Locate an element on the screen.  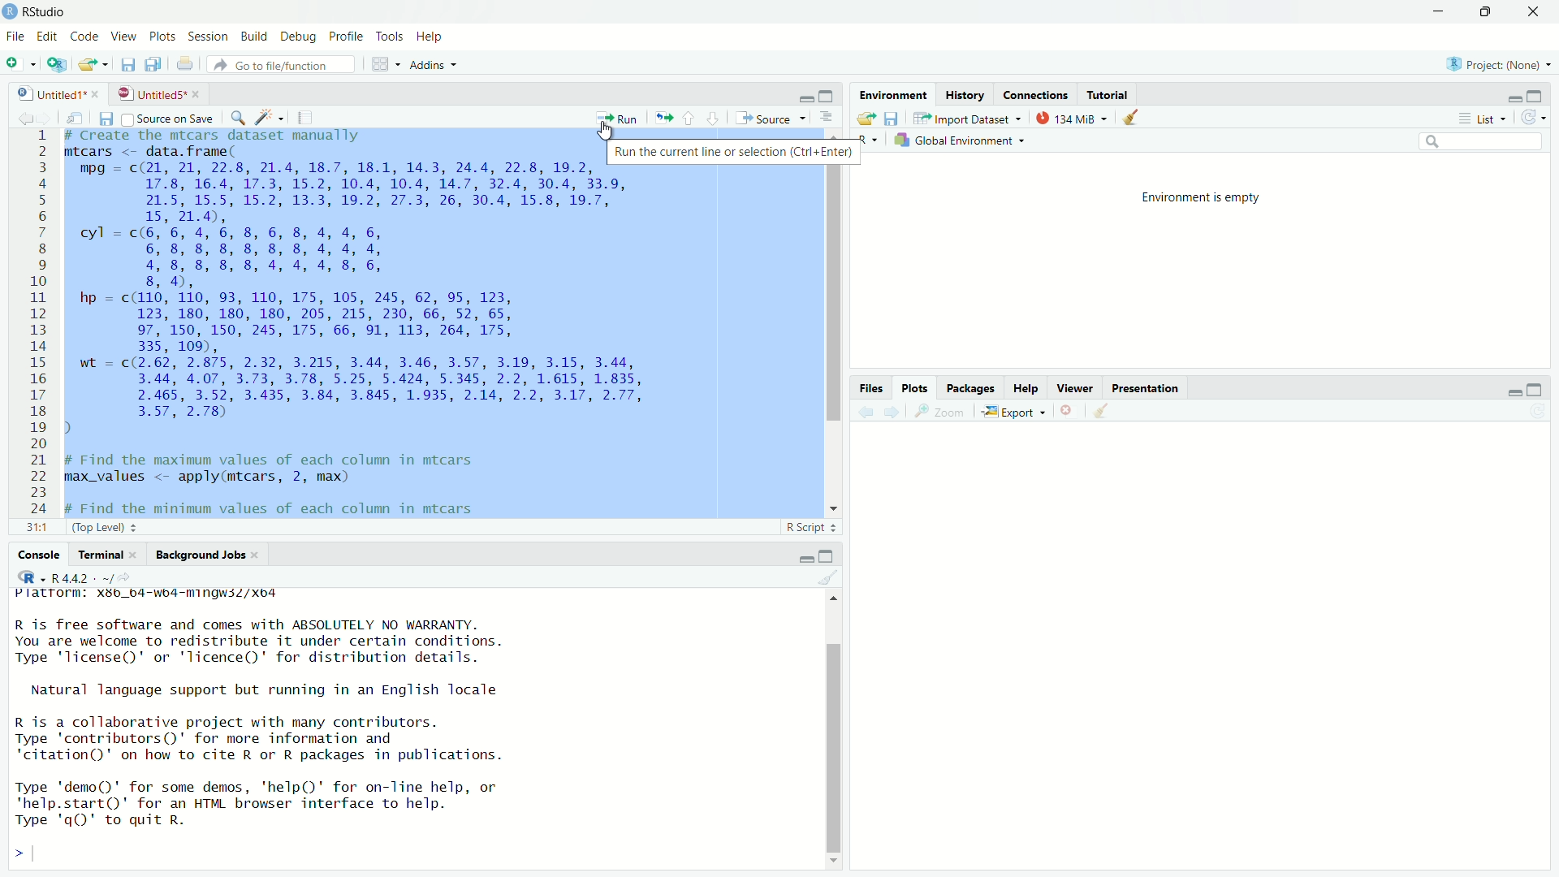
Viewer is located at coordinates (1072, 385).